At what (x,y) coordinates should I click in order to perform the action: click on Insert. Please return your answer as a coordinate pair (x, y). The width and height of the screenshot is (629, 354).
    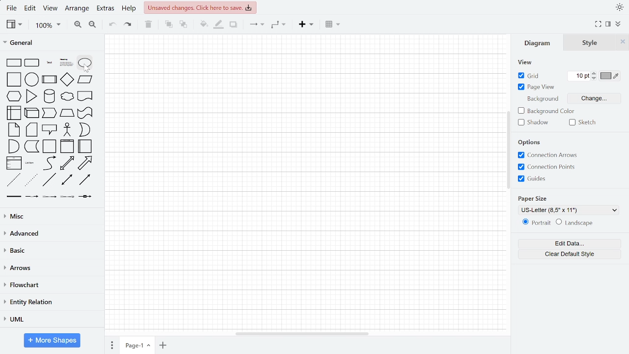
    Looking at the image, I should click on (307, 26).